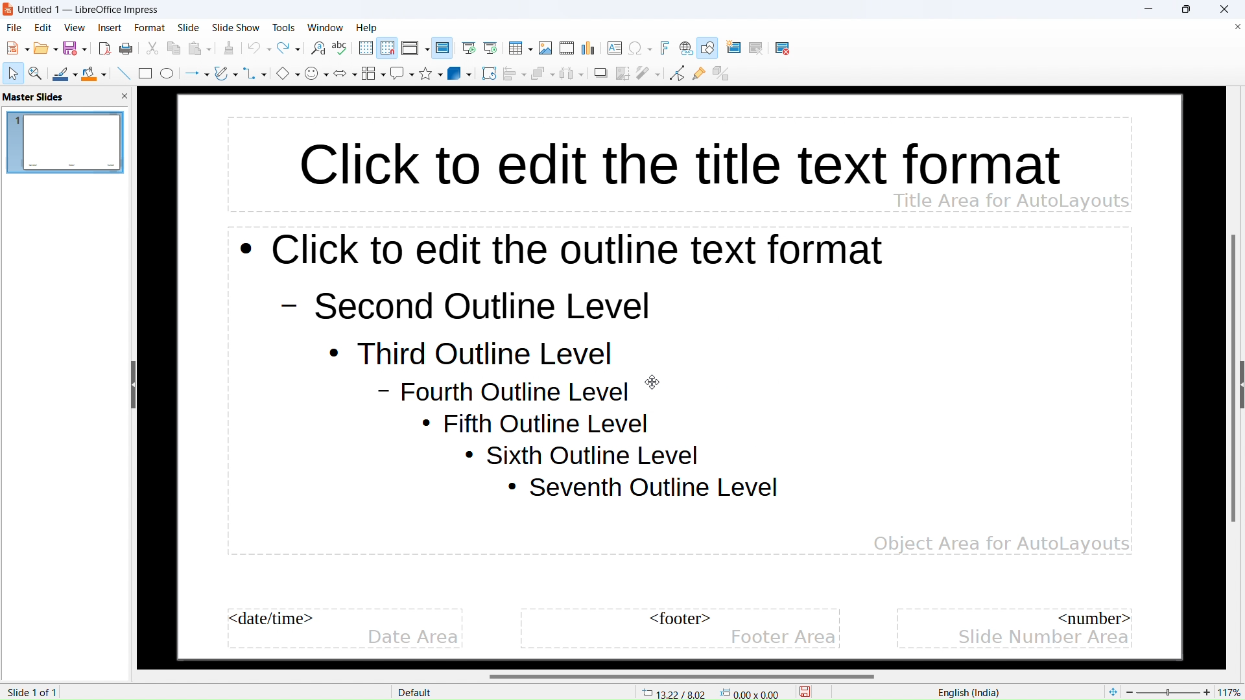 The height and width of the screenshot is (700, 1245). I want to click on start from the first slide, so click(469, 49).